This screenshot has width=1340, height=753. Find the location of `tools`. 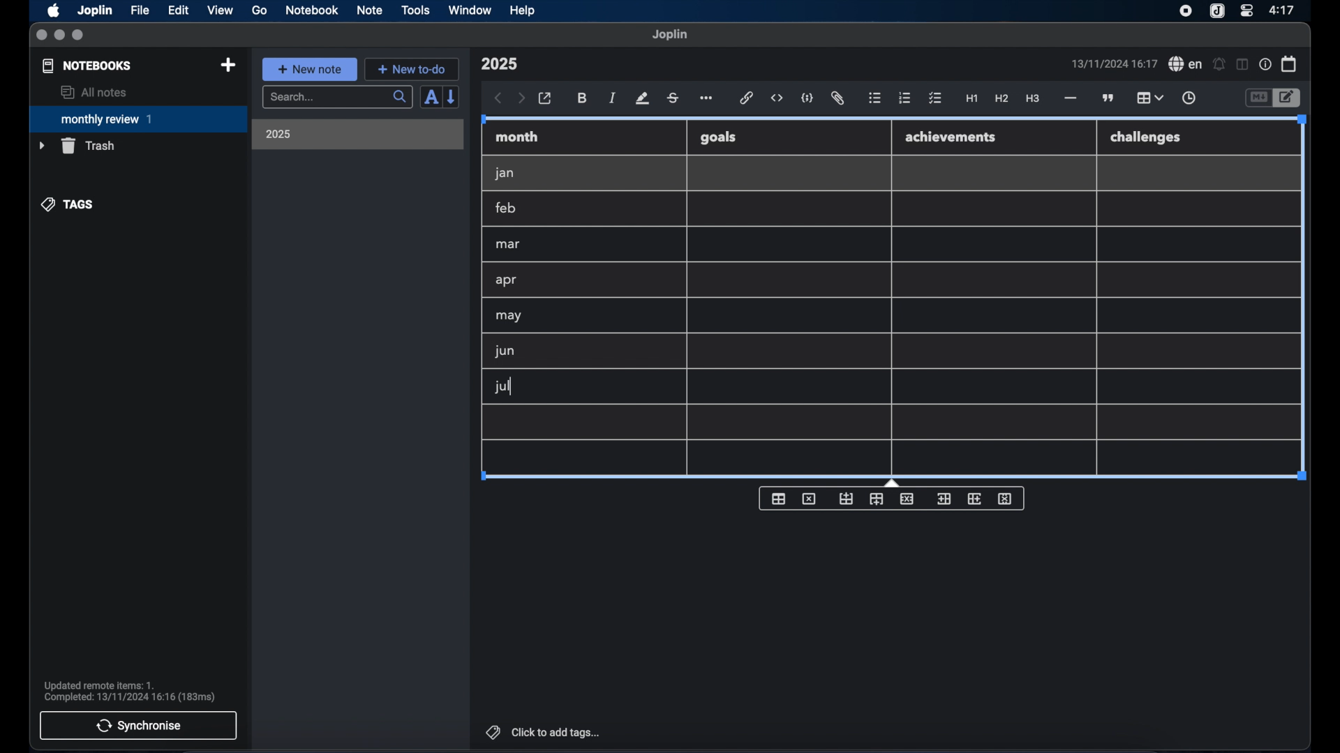

tools is located at coordinates (415, 10).